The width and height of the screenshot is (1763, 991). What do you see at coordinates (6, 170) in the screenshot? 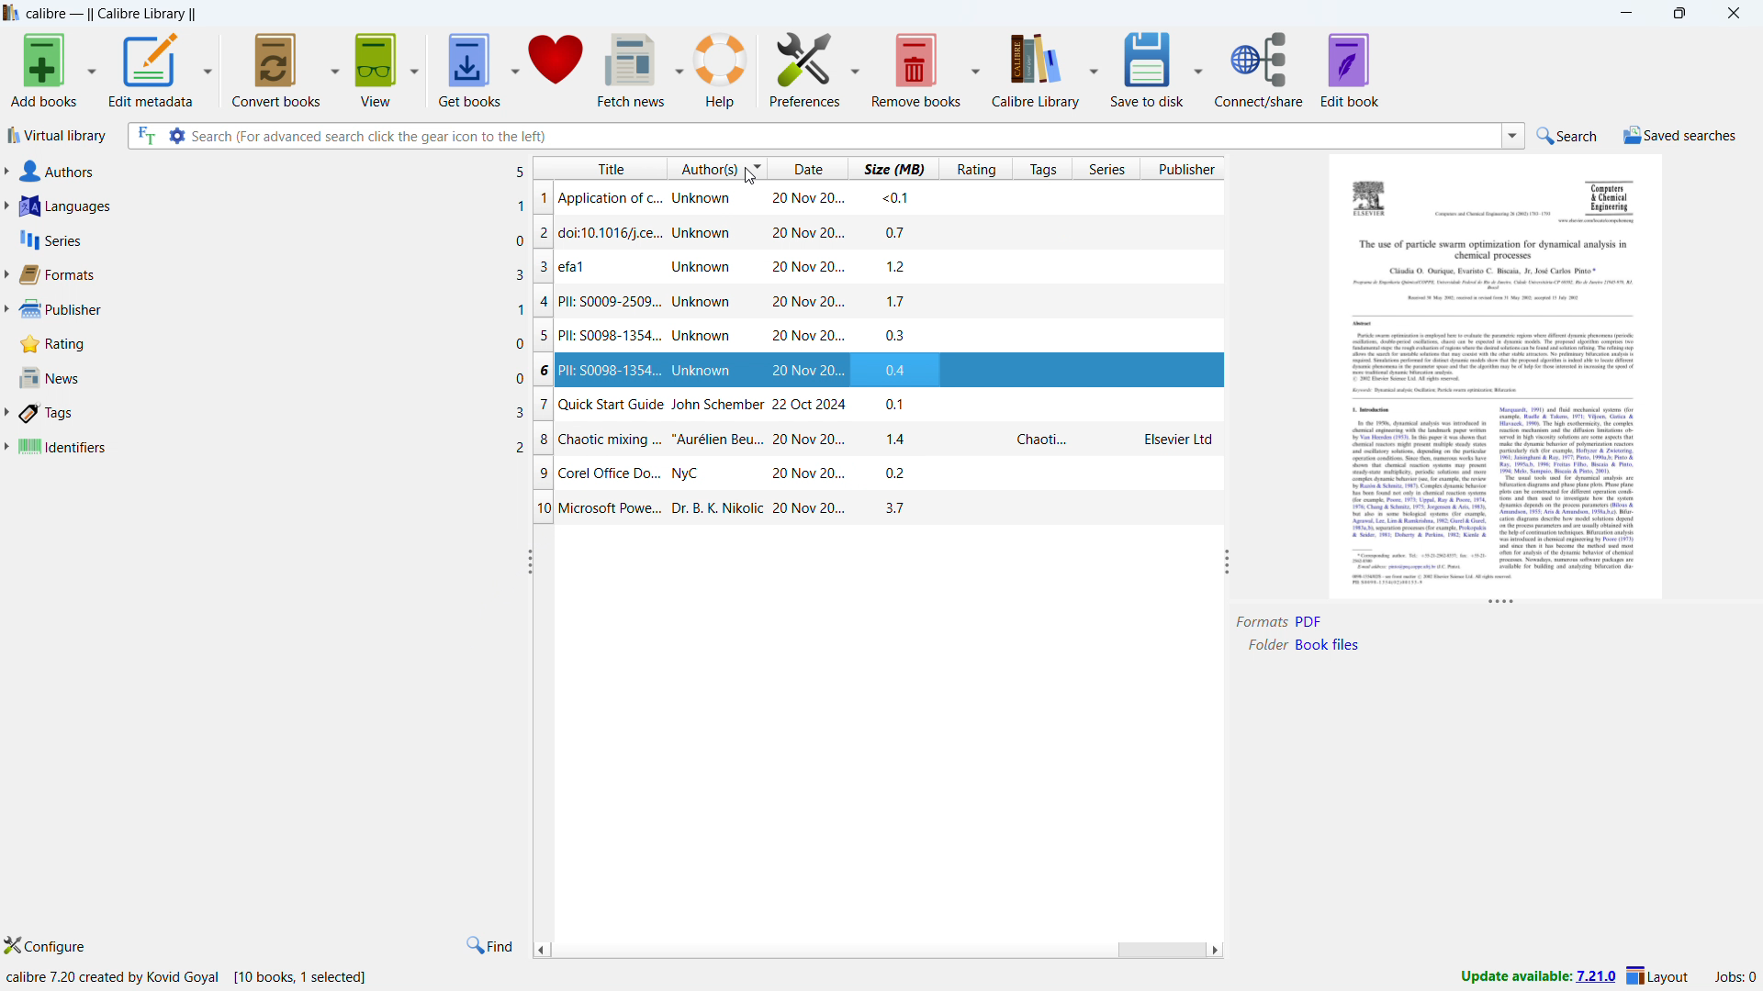
I see `expand authors` at bounding box center [6, 170].